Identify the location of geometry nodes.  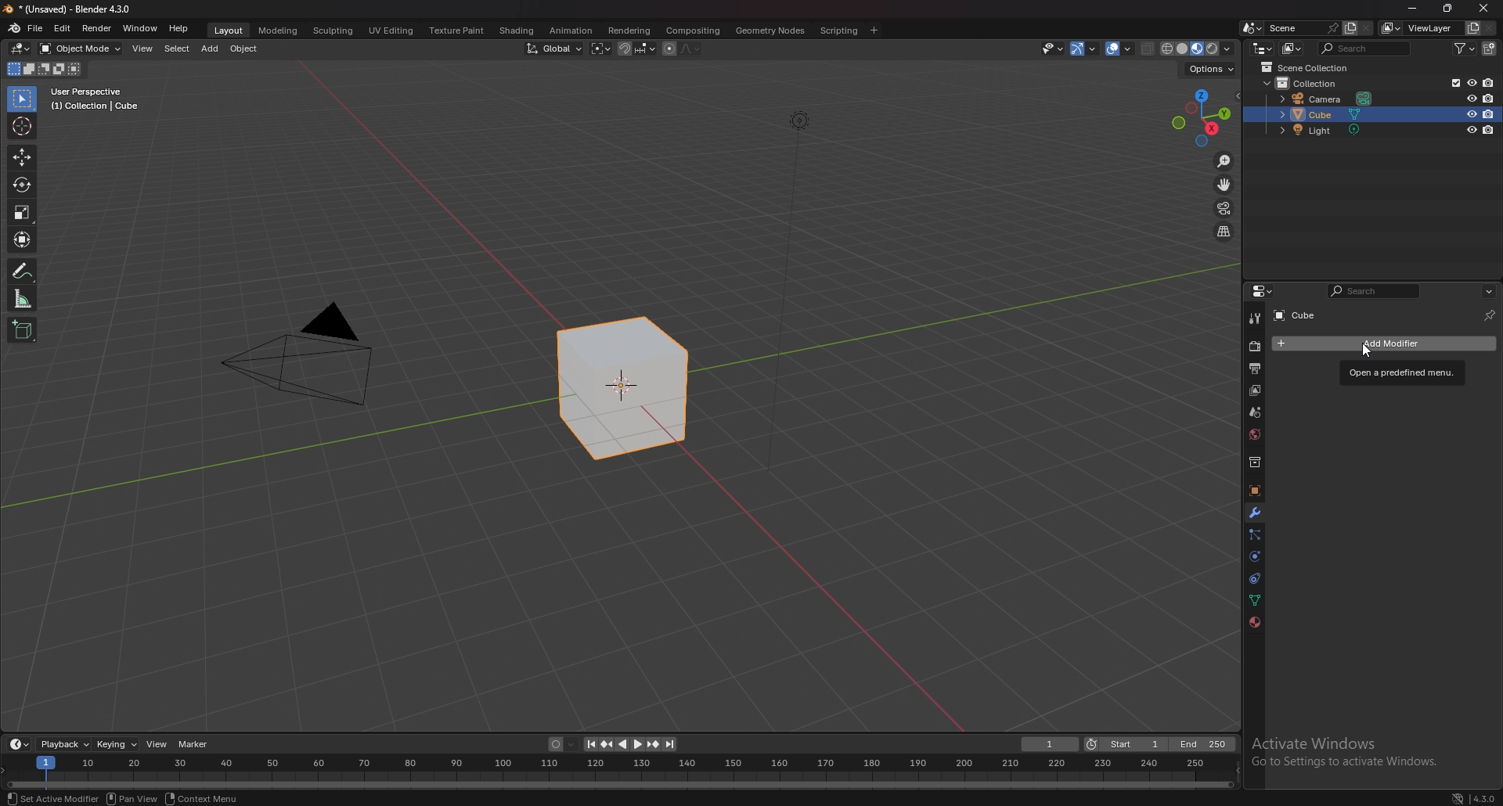
(770, 30).